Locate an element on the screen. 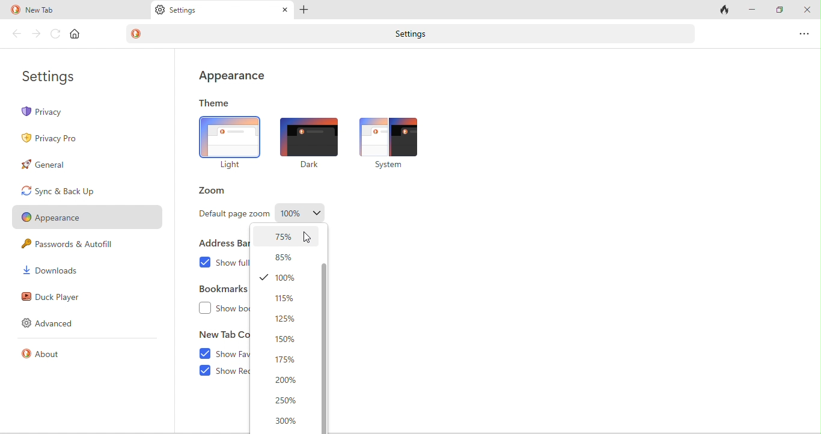  settings is located at coordinates (407, 34).